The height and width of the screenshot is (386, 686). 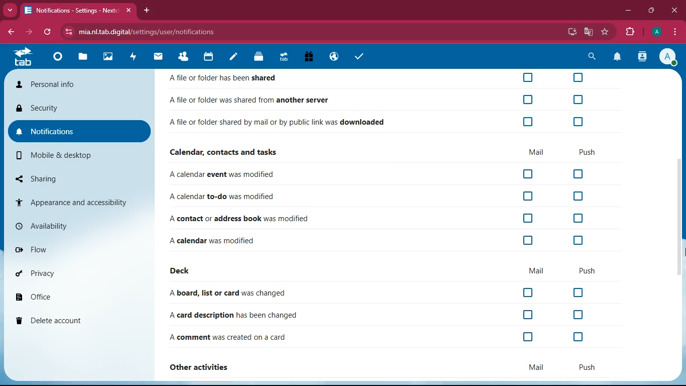 What do you see at coordinates (208, 58) in the screenshot?
I see `calendar` at bounding box center [208, 58].